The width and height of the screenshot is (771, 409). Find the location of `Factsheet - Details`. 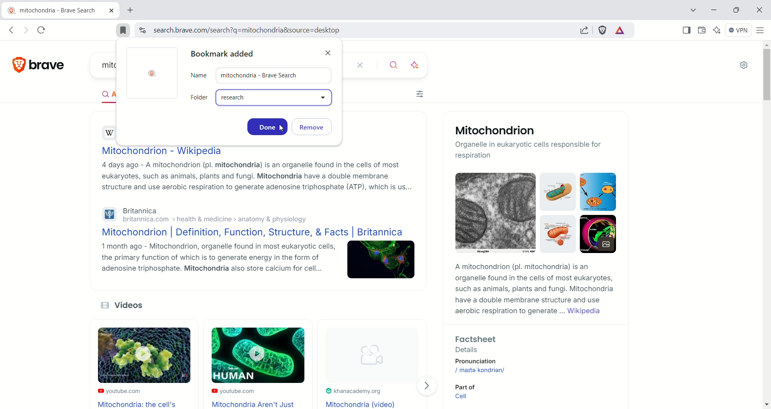

Factsheet - Details is located at coordinates (528, 343).